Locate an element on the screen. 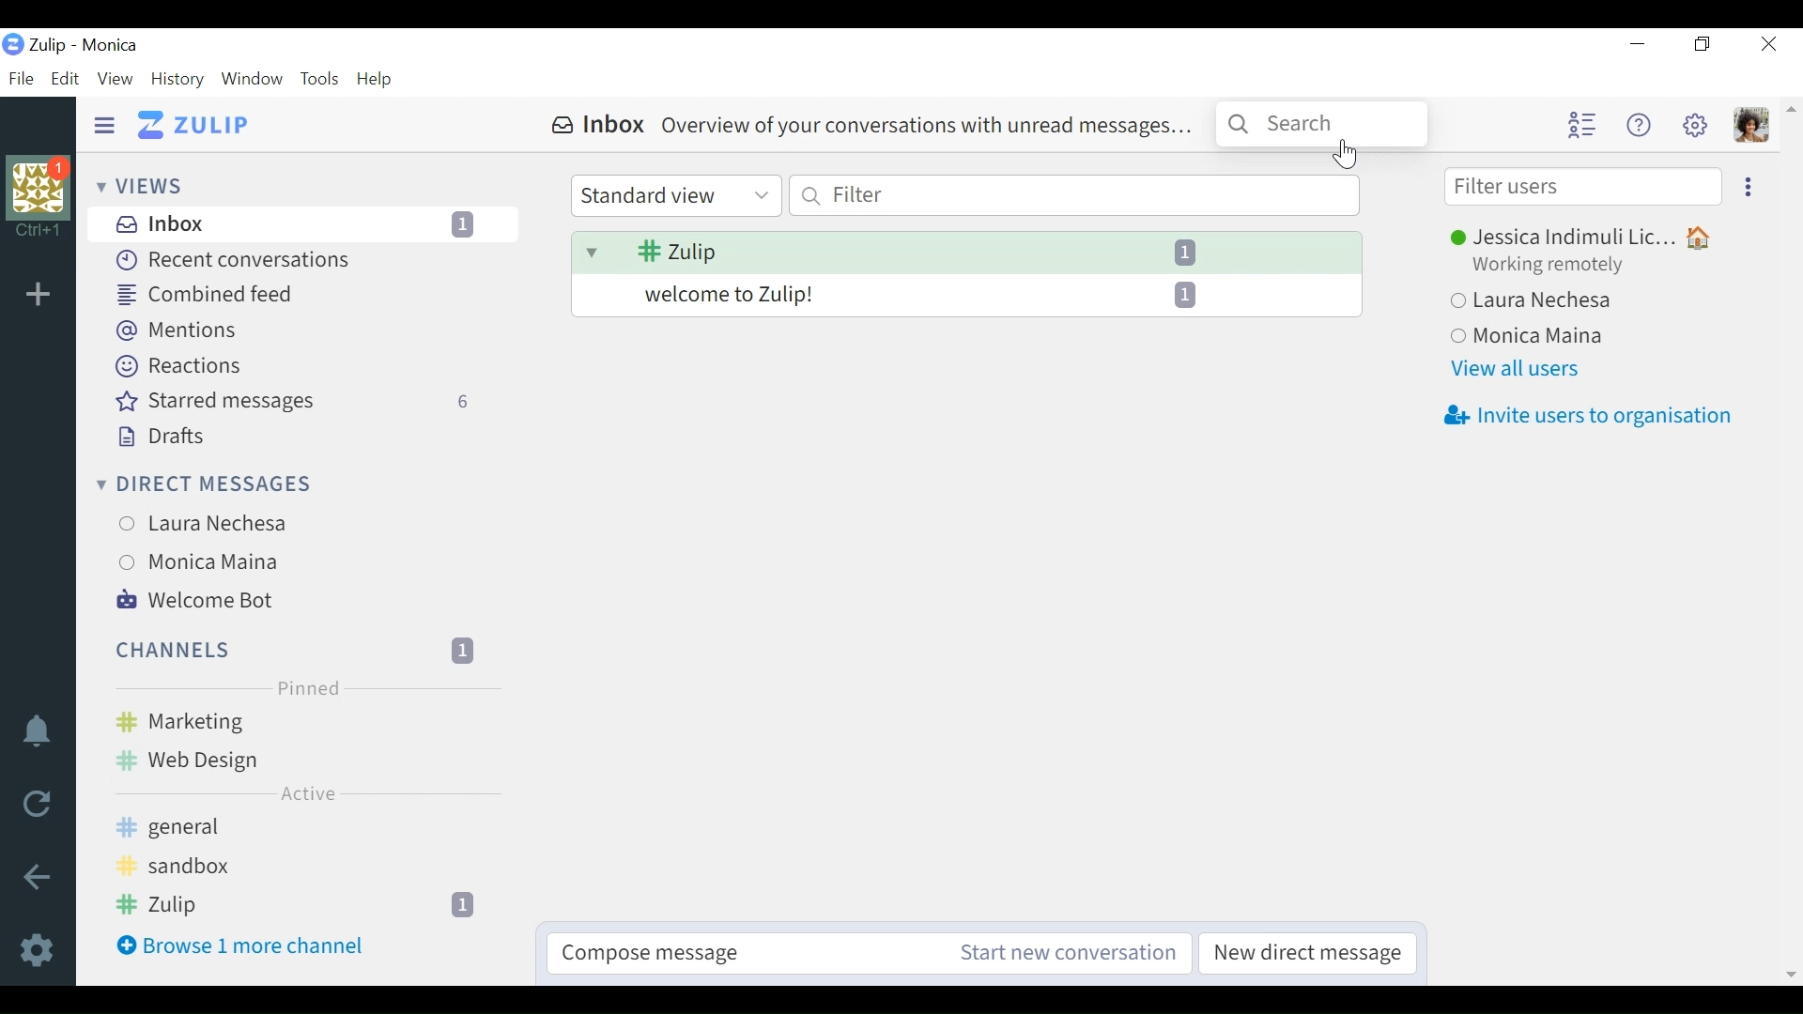 Image resolution: width=1803 pixels, height=1014 pixels. Window is located at coordinates (253, 80).